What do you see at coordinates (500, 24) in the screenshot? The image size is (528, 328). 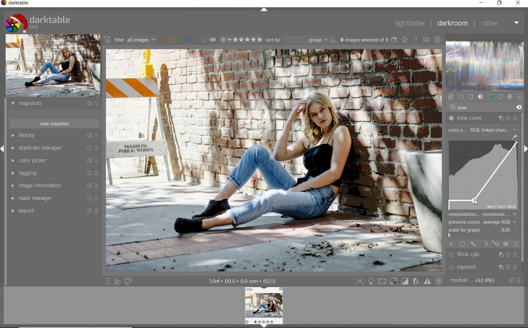 I see `other` at bounding box center [500, 24].